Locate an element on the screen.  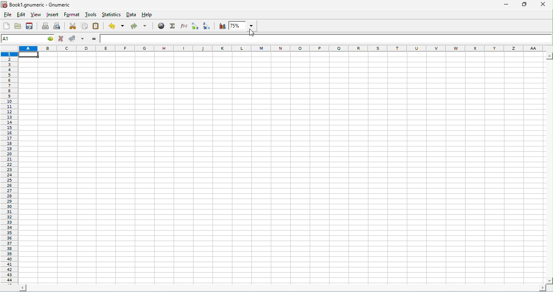
cell options is located at coordinates (51, 38).